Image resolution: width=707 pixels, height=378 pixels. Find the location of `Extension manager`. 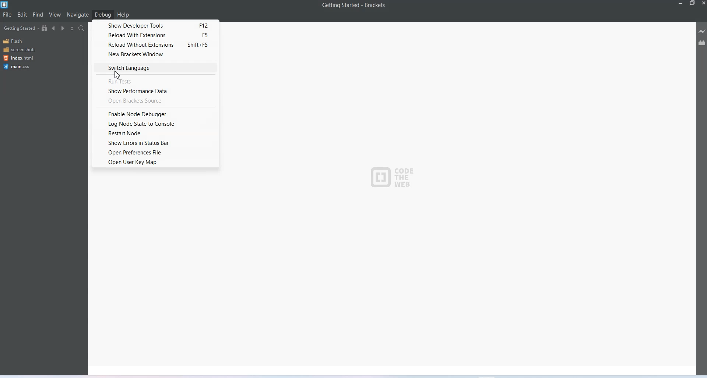

Extension manager is located at coordinates (702, 43).